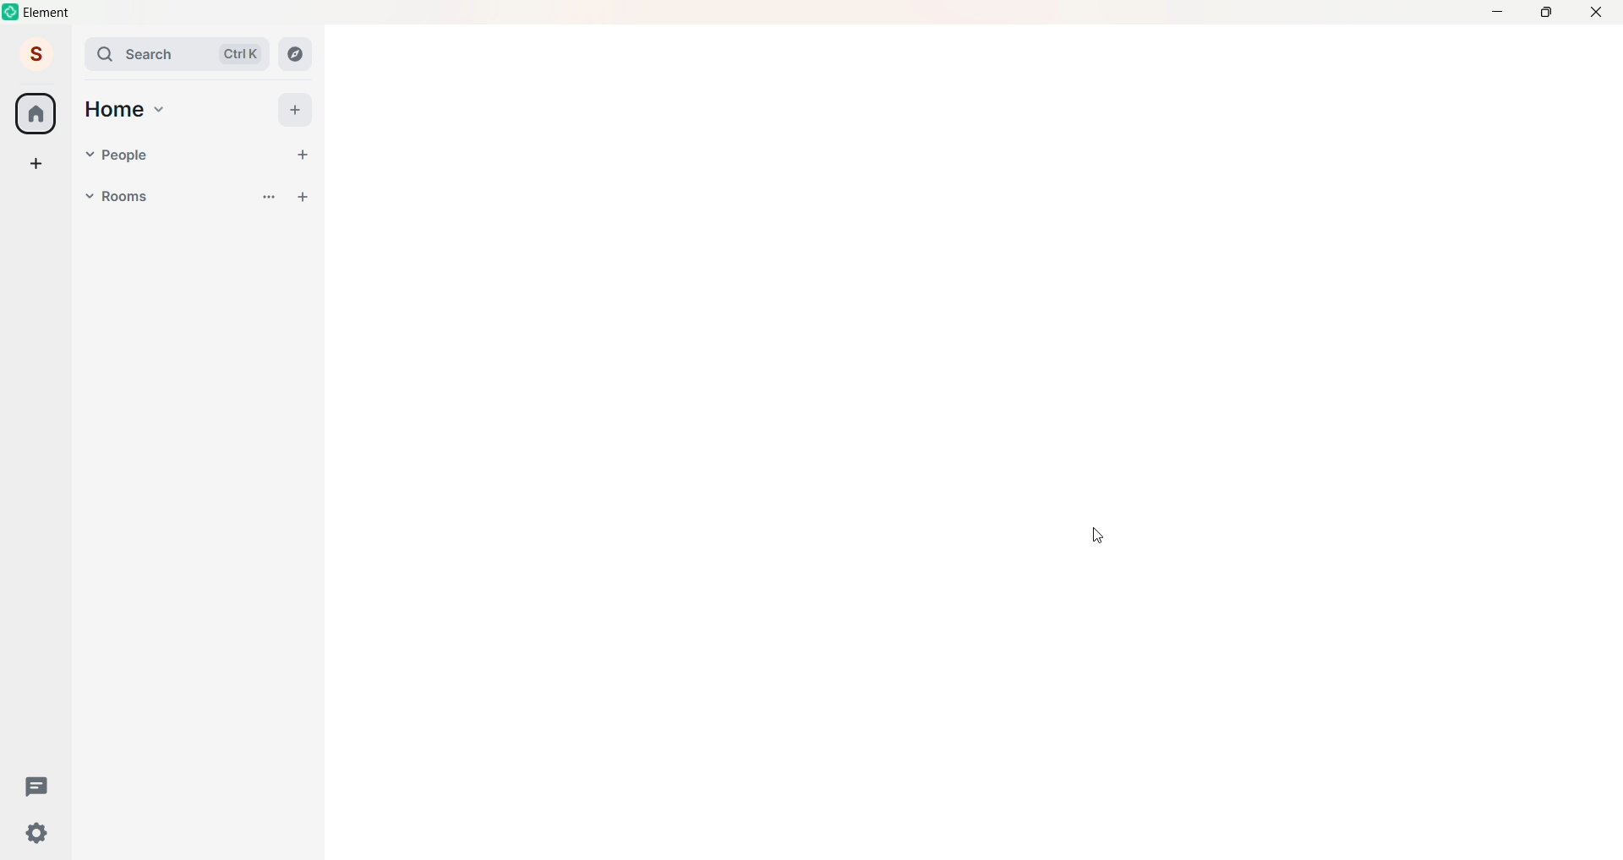  Describe the element at coordinates (36, 113) in the screenshot. I see `Home` at that location.